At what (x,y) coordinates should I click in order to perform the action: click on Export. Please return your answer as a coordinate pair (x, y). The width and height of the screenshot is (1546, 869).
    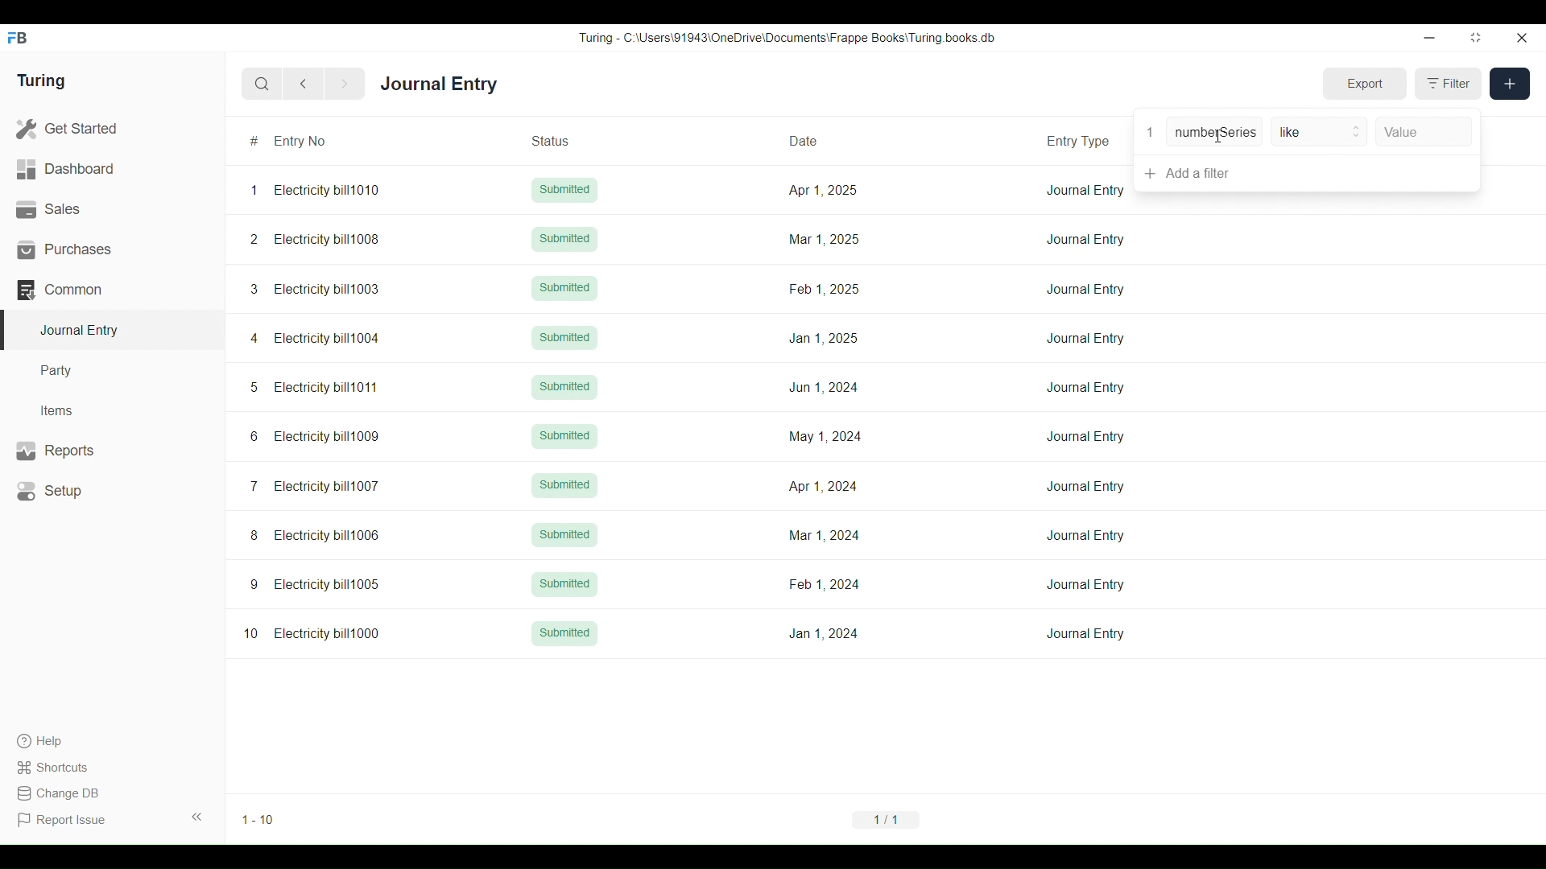
    Looking at the image, I should click on (1366, 84).